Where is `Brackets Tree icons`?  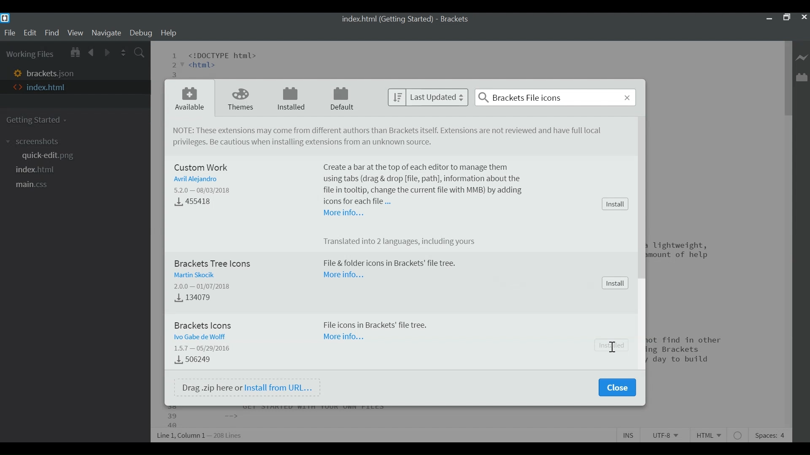 Brackets Tree icons is located at coordinates (213, 263).